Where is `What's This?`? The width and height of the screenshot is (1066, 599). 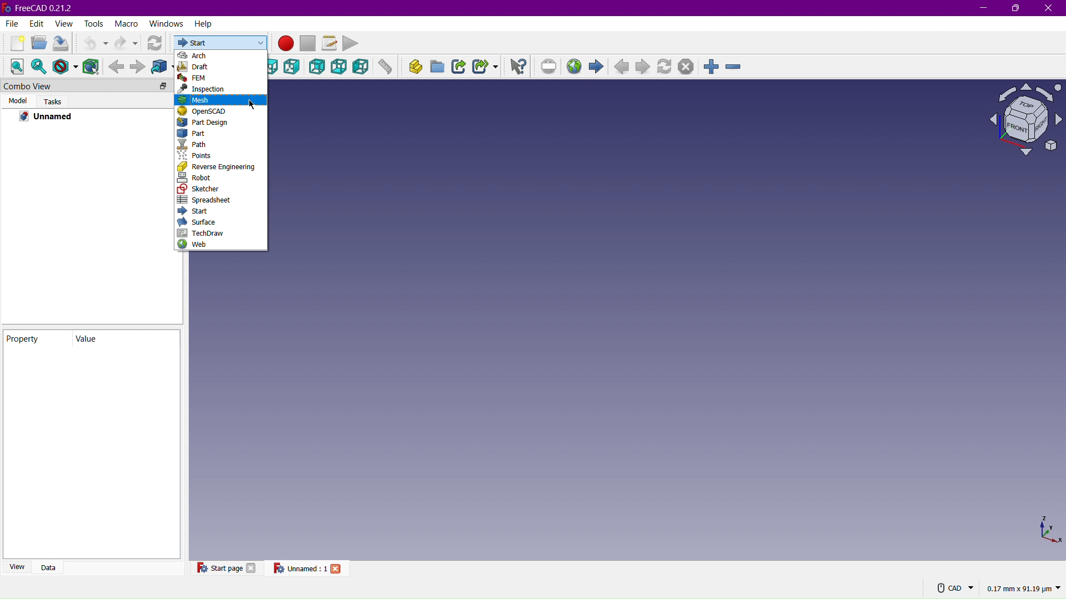 What's This? is located at coordinates (519, 66).